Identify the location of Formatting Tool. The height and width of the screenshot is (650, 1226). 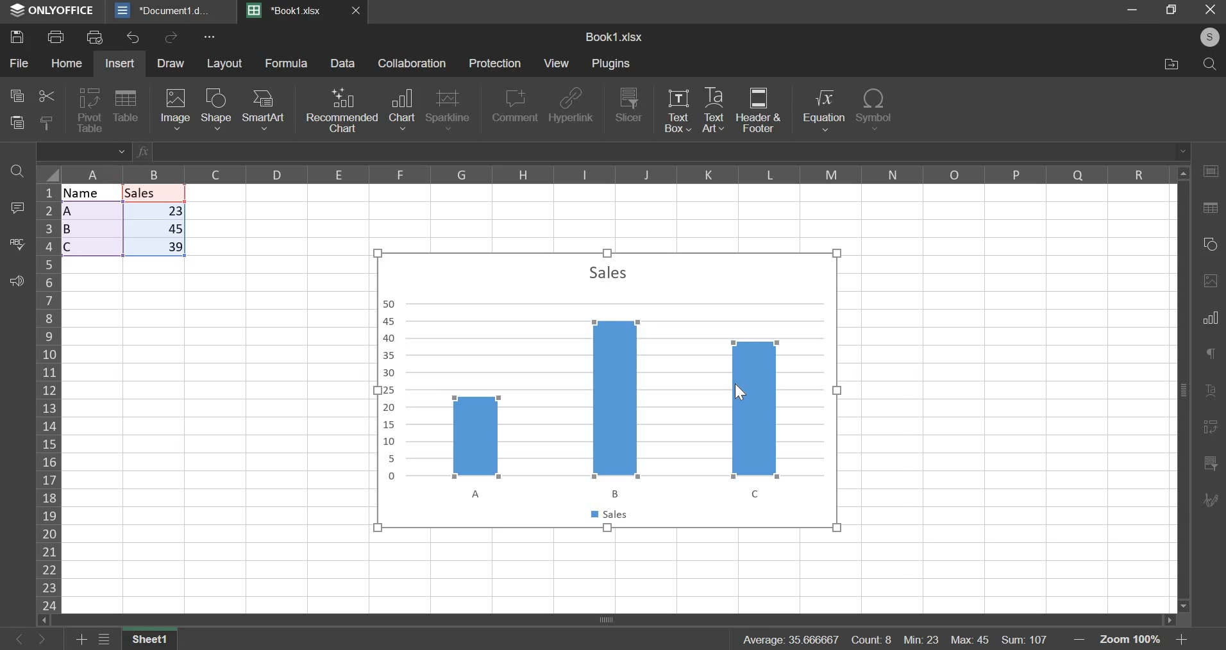
(1210, 390).